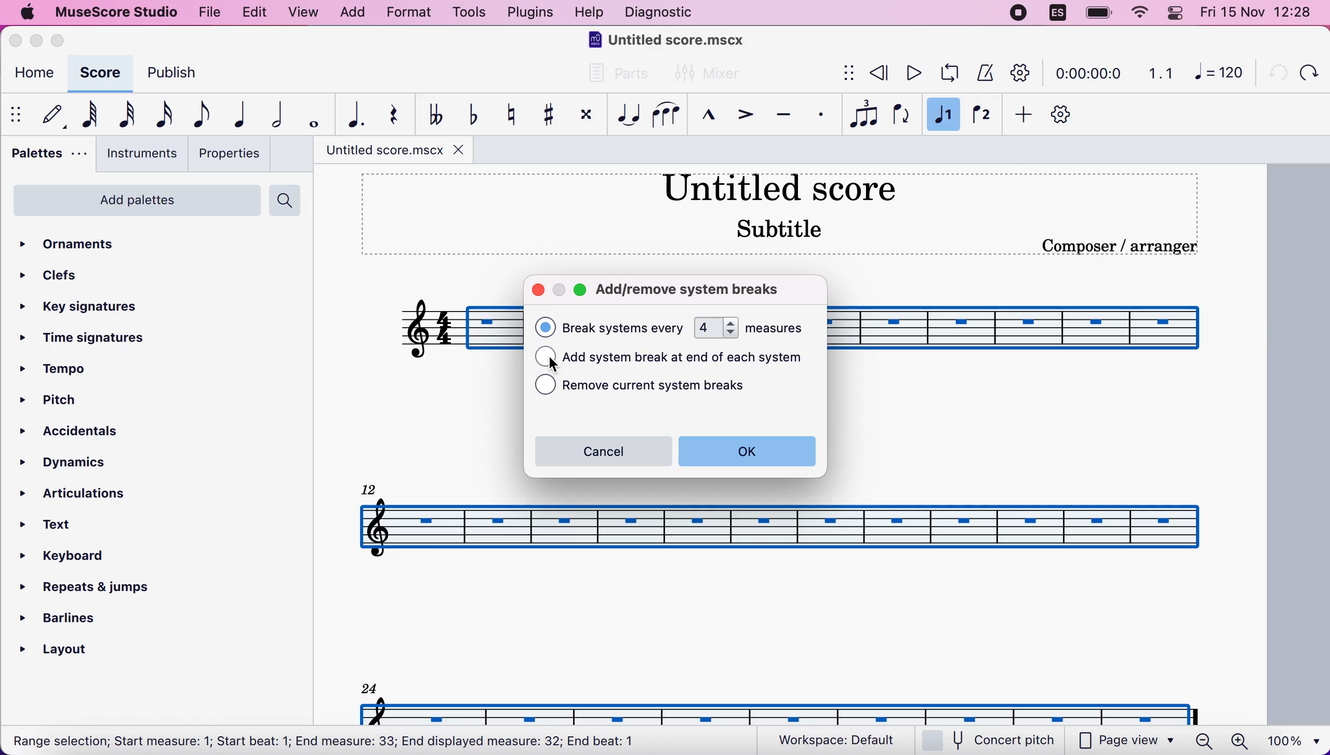 The width and height of the screenshot is (1330, 755). I want to click on parts, so click(613, 78).